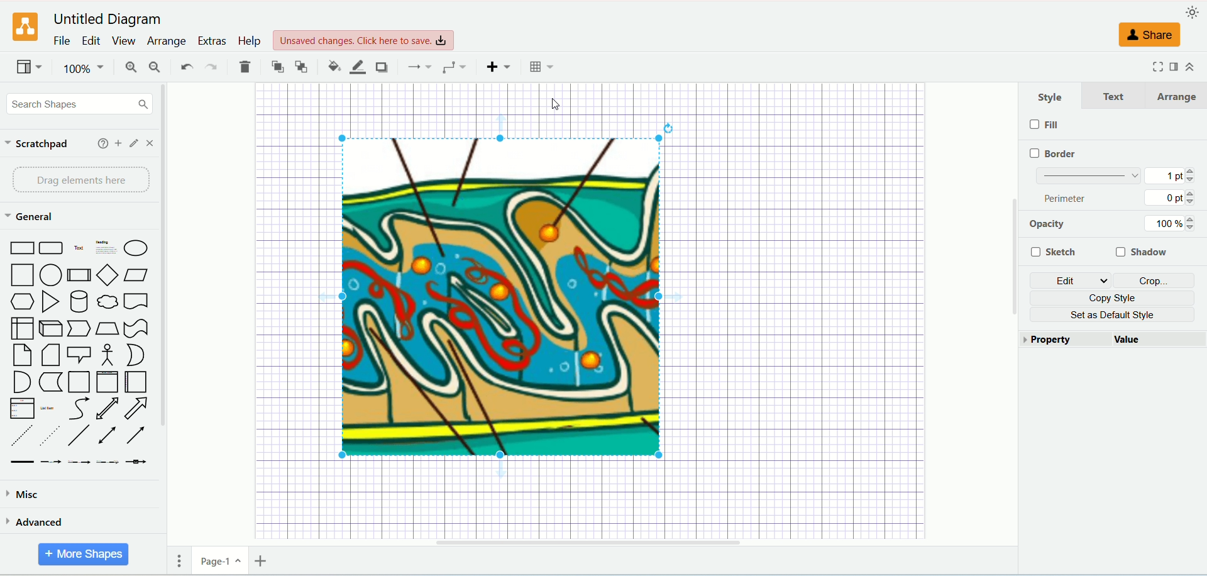 The image size is (1207, 576). Describe the element at coordinates (136, 248) in the screenshot. I see `Ellipse` at that location.